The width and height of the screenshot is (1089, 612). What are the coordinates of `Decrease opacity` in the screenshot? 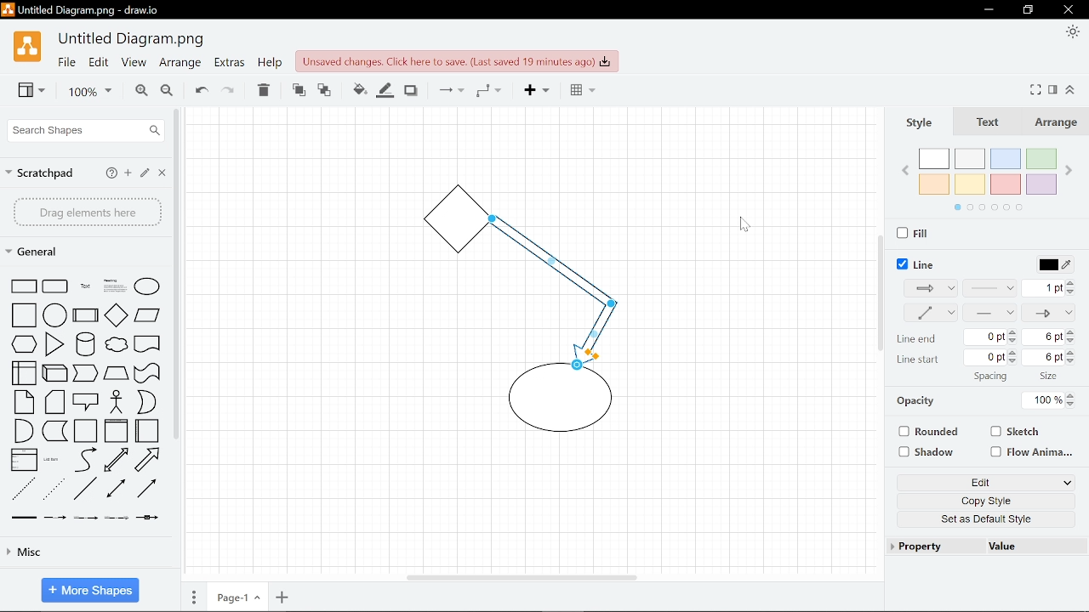 It's located at (1074, 403).